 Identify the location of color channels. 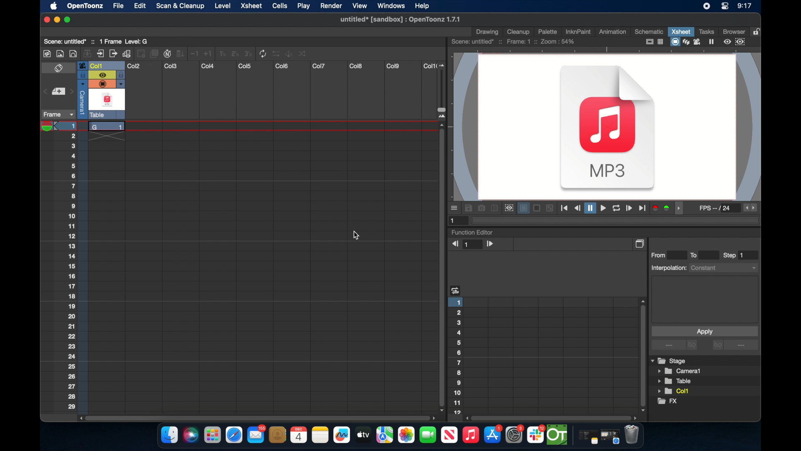
(662, 208).